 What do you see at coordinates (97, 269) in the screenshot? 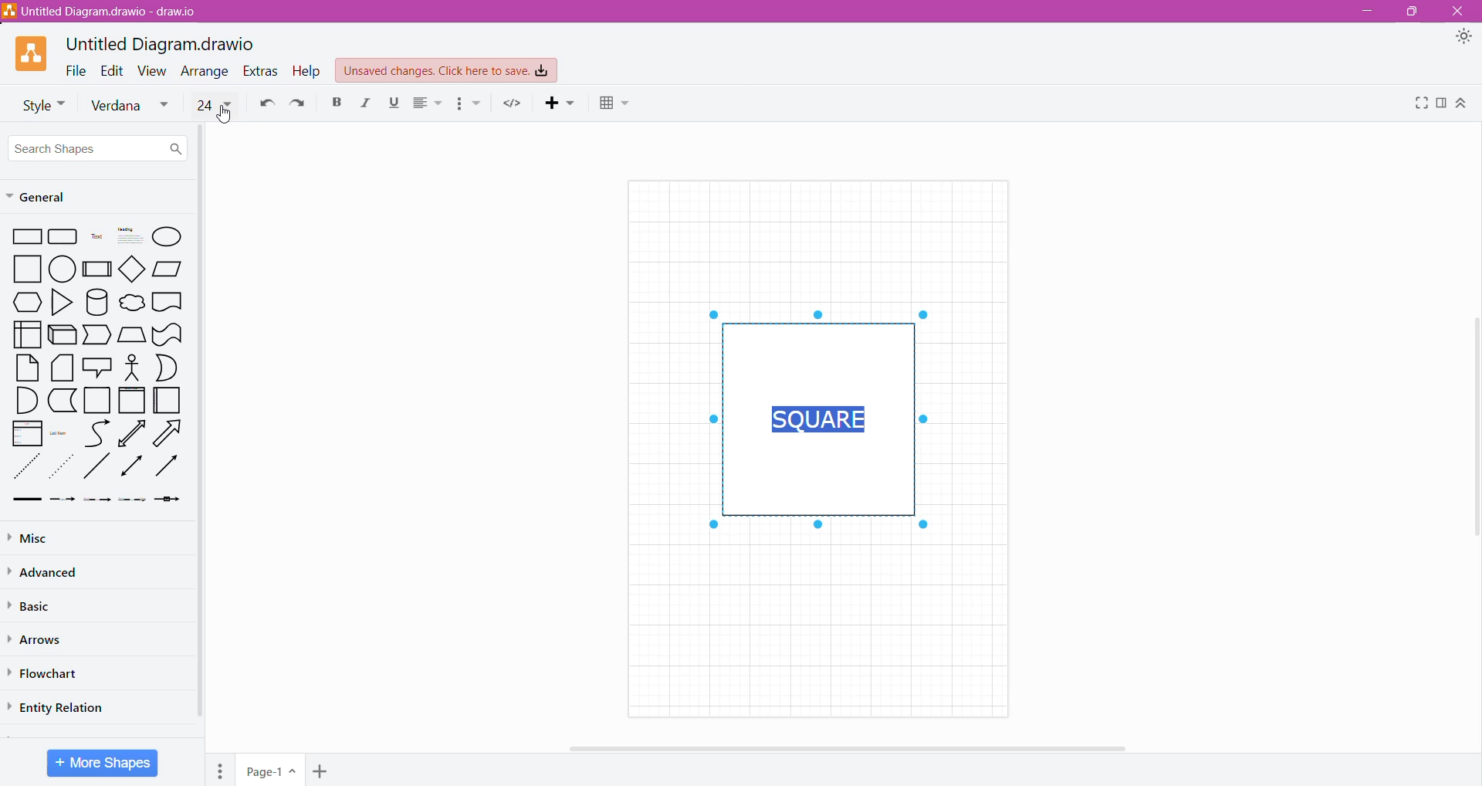
I see `Subprocess` at bounding box center [97, 269].